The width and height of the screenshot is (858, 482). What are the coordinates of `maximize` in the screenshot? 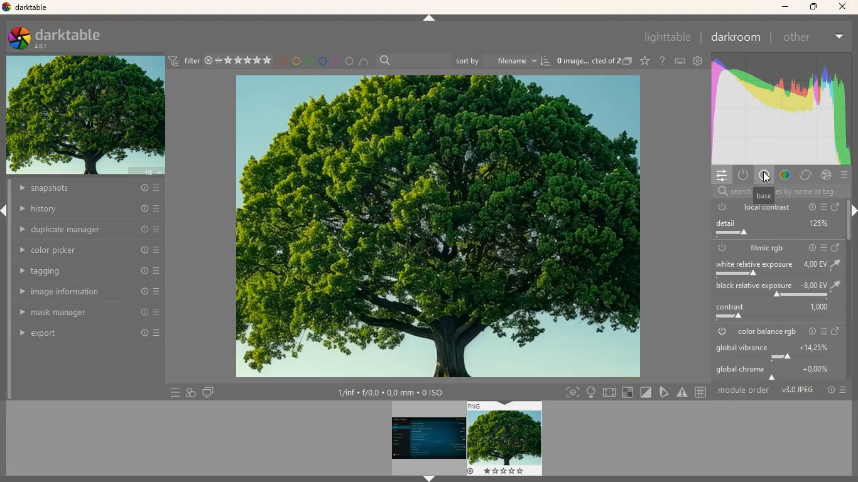 It's located at (813, 8).